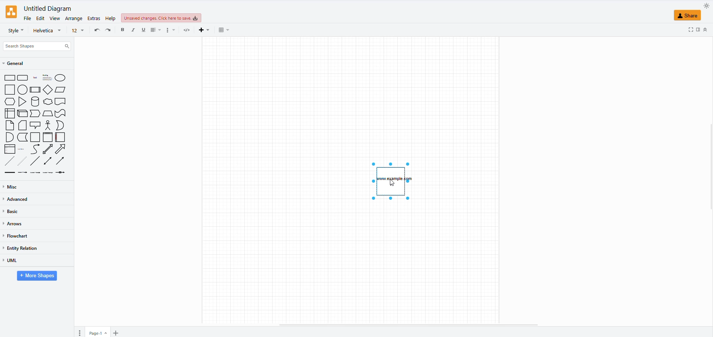 The width and height of the screenshot is (713, 337). Describe the element at coordinates (41, 18) in the screenshot. I see `edit` at that location.